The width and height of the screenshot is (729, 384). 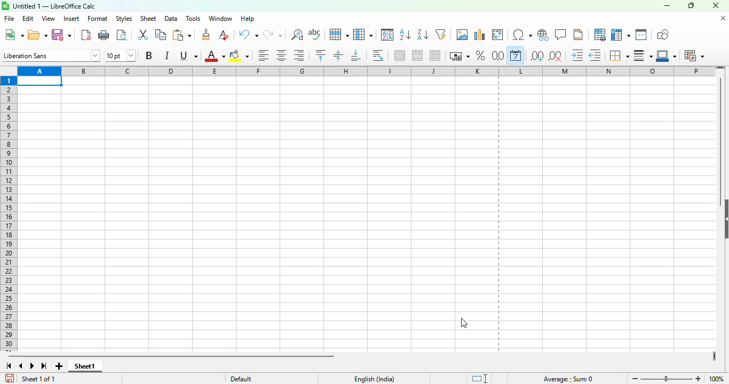 I want to click on rows, so click(x=9, y=214).